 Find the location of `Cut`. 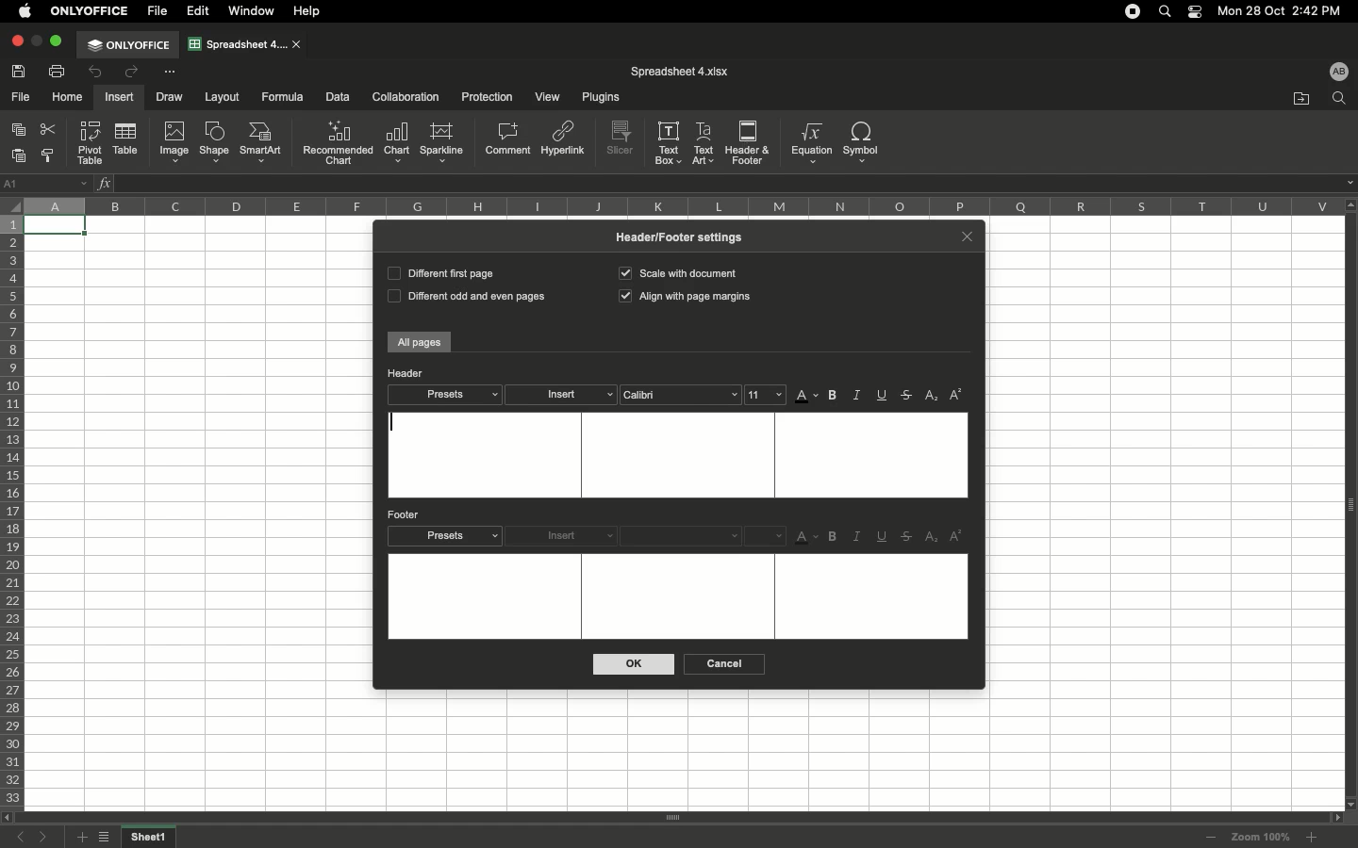

Cut is located at coordinates (50, 129).